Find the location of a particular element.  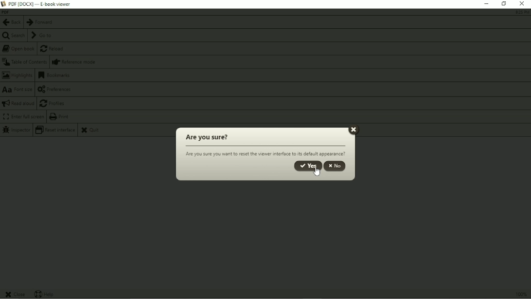

Search is located at coordinates (13, 36).